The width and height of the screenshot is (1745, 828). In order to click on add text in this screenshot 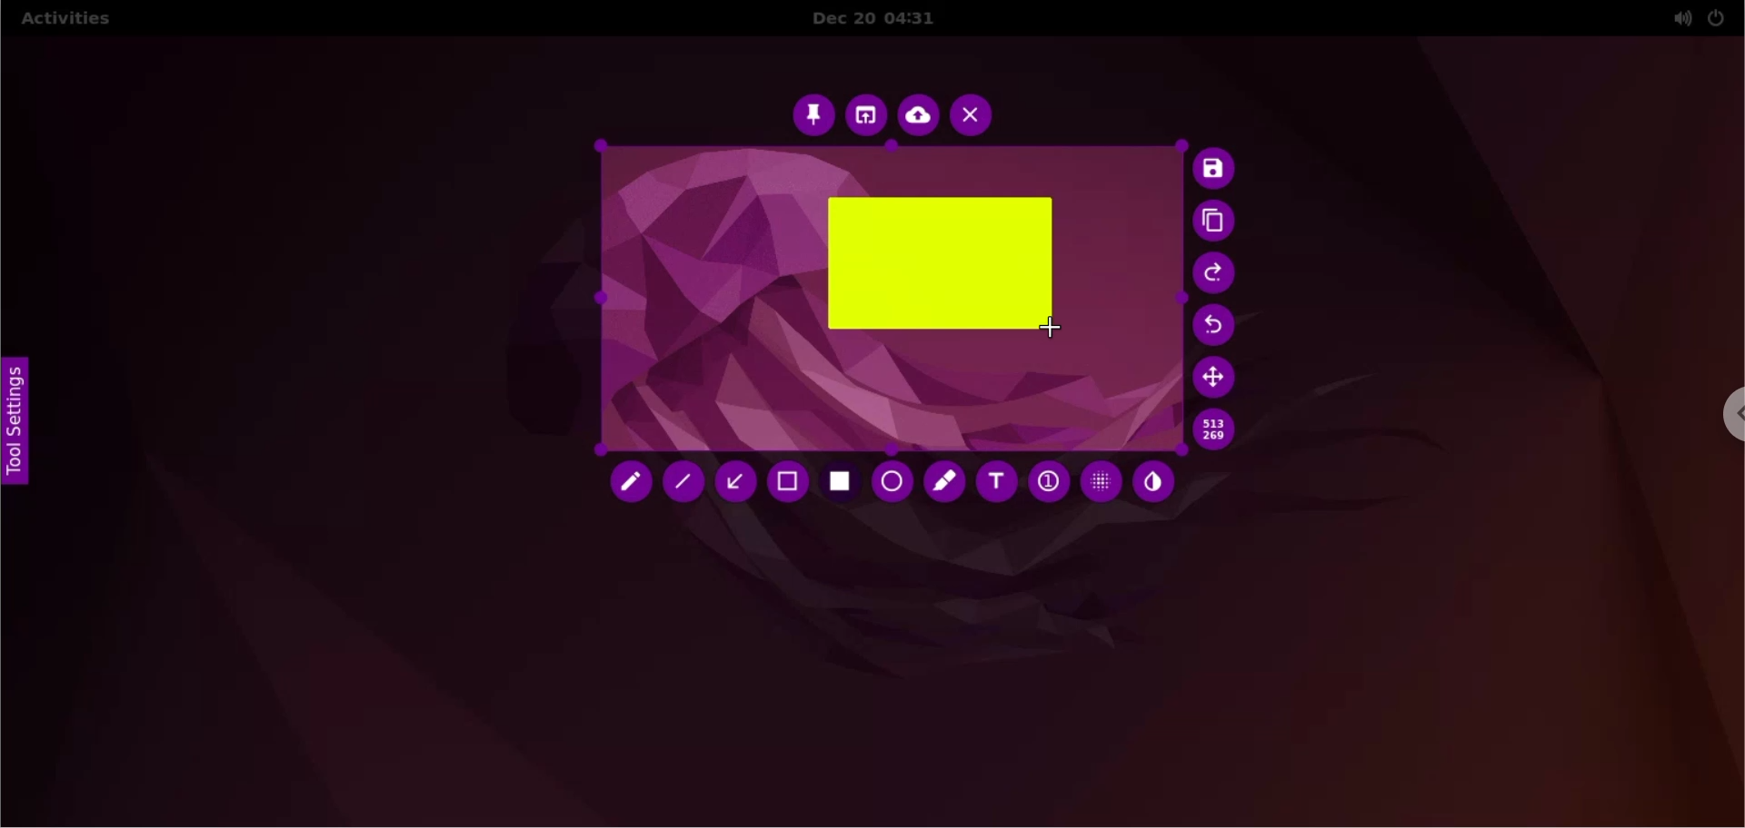, I will do `click(999, 486)`.